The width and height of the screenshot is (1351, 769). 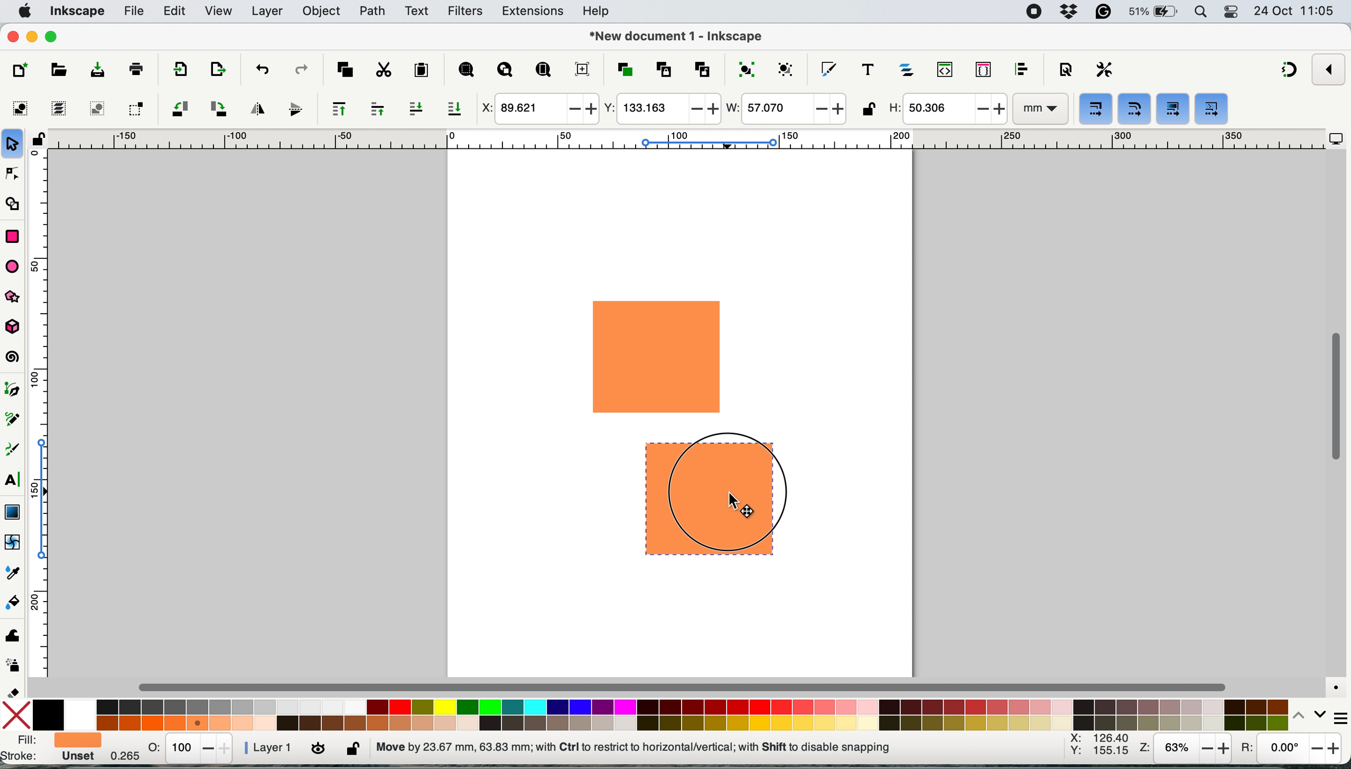 I want to click on calligraphy tool, so click(x=14, y=450).